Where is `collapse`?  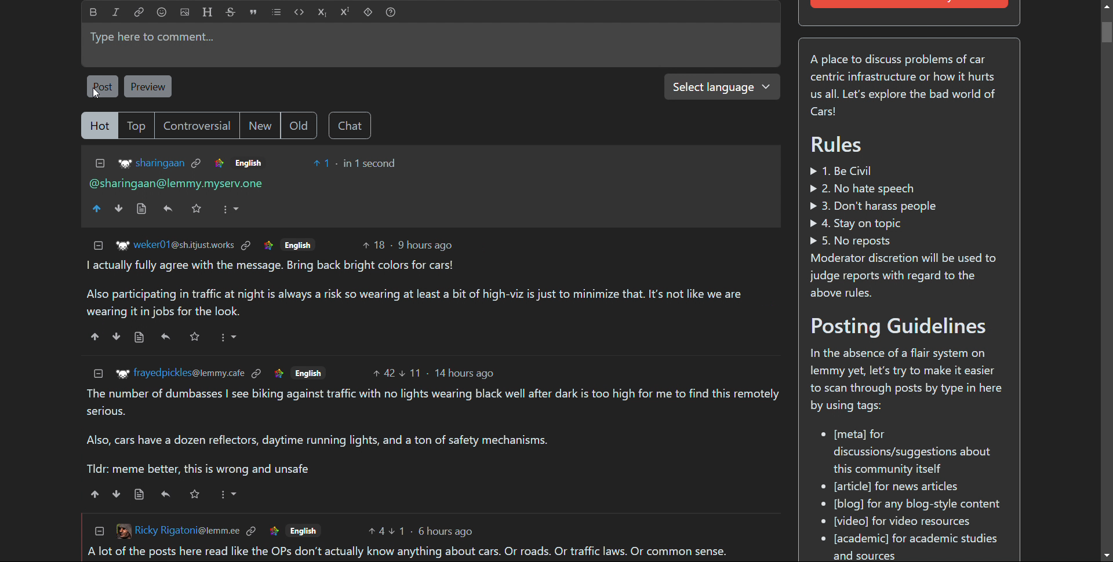
collapse is located at coordinates (99, 164).